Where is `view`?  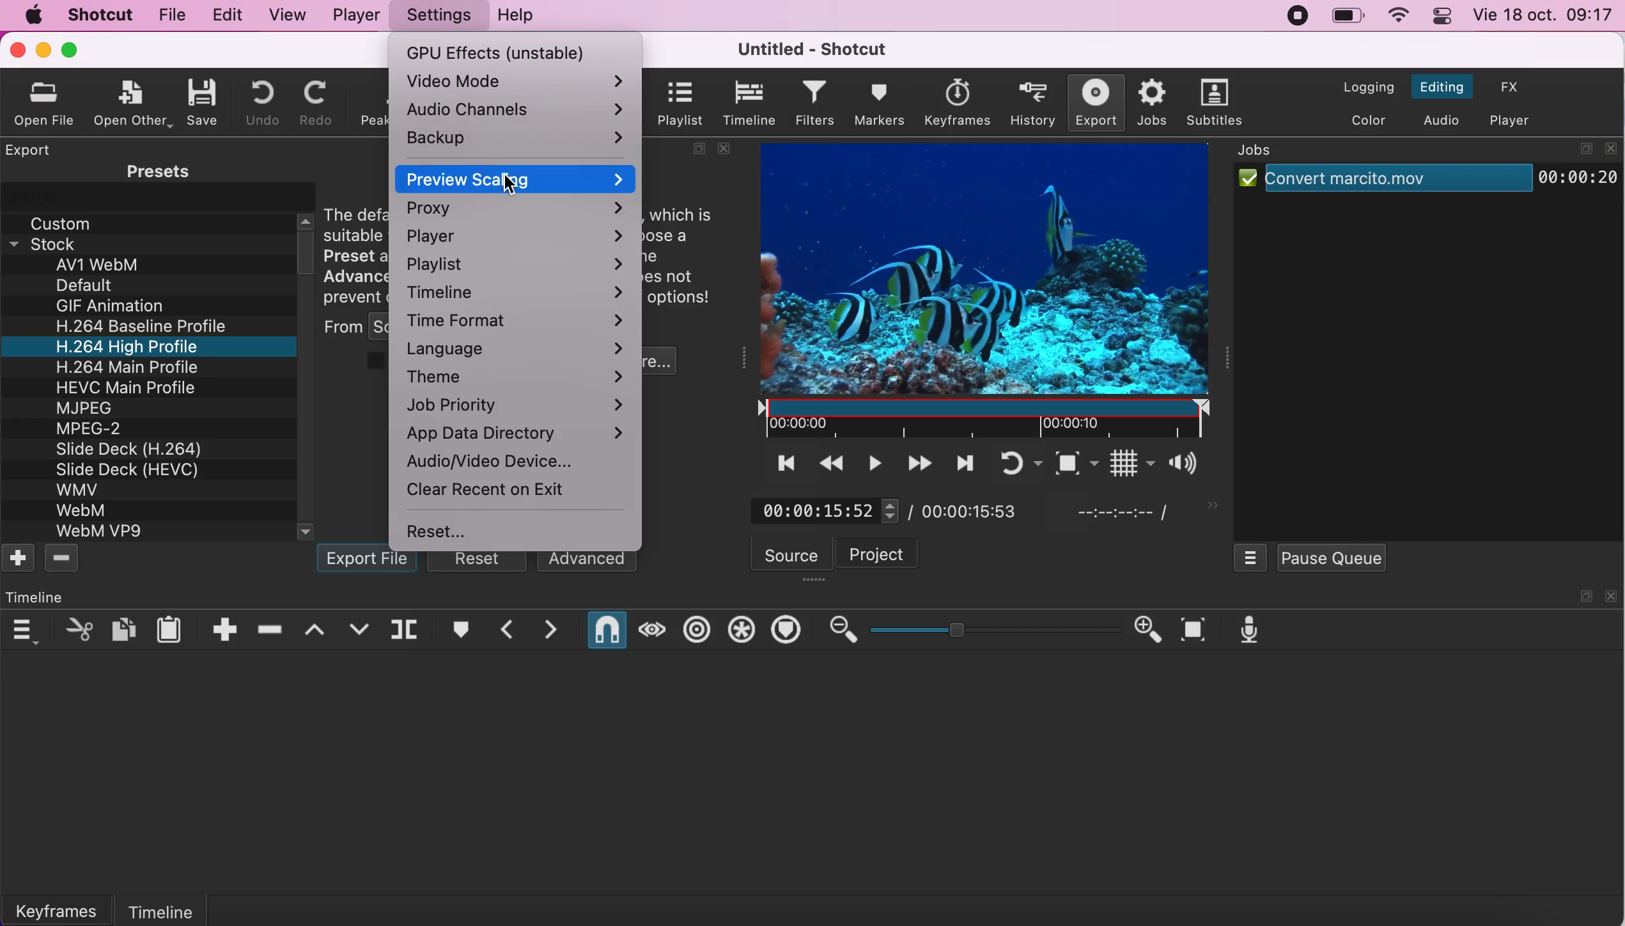 view is located at coordinates (285, 15).